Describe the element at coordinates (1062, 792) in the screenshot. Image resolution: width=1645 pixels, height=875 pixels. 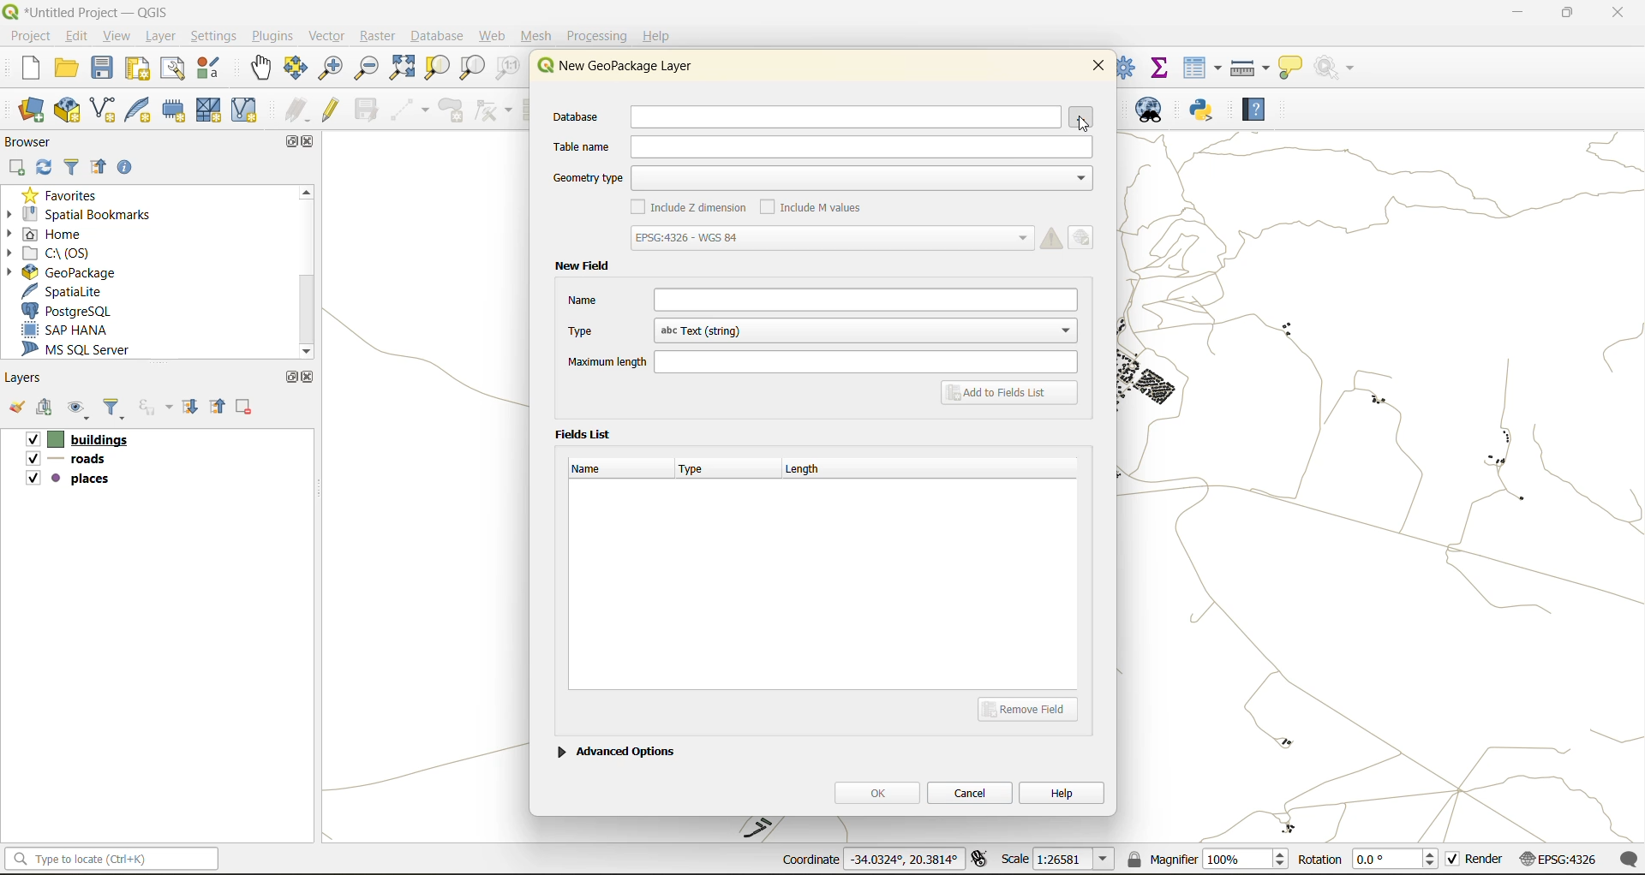
I see `help` at that location.